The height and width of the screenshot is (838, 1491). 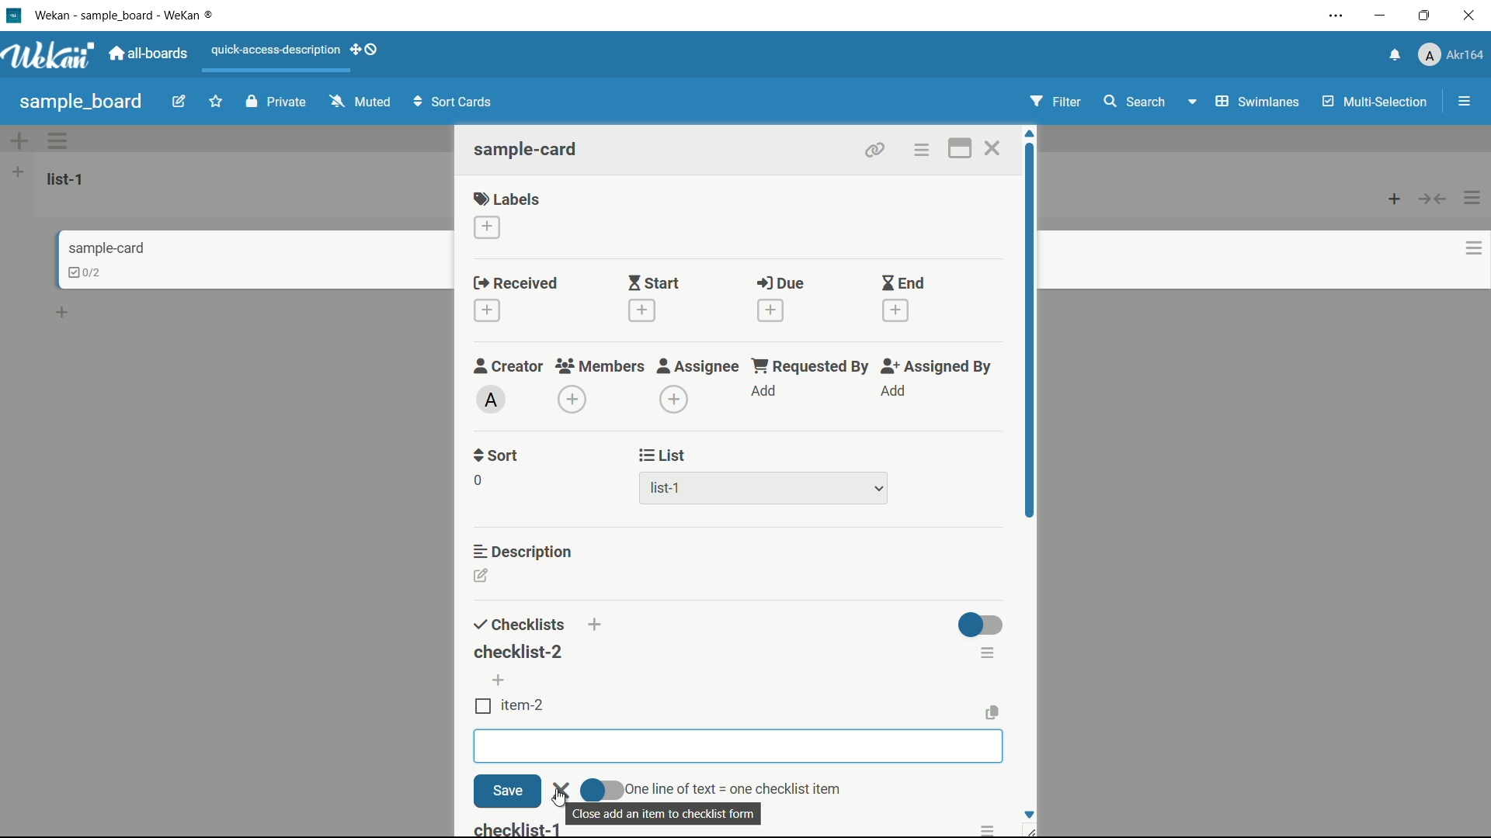 I want to click on checklist, so click(x=516, y=625).